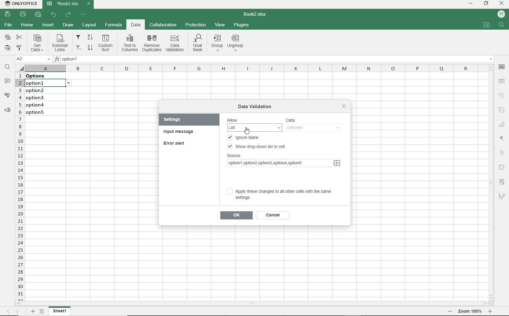 The height and width of the screenshot is (316, 509). Describe the element at coordinates (502, 25) in the screenshot. I see `search` at that location.